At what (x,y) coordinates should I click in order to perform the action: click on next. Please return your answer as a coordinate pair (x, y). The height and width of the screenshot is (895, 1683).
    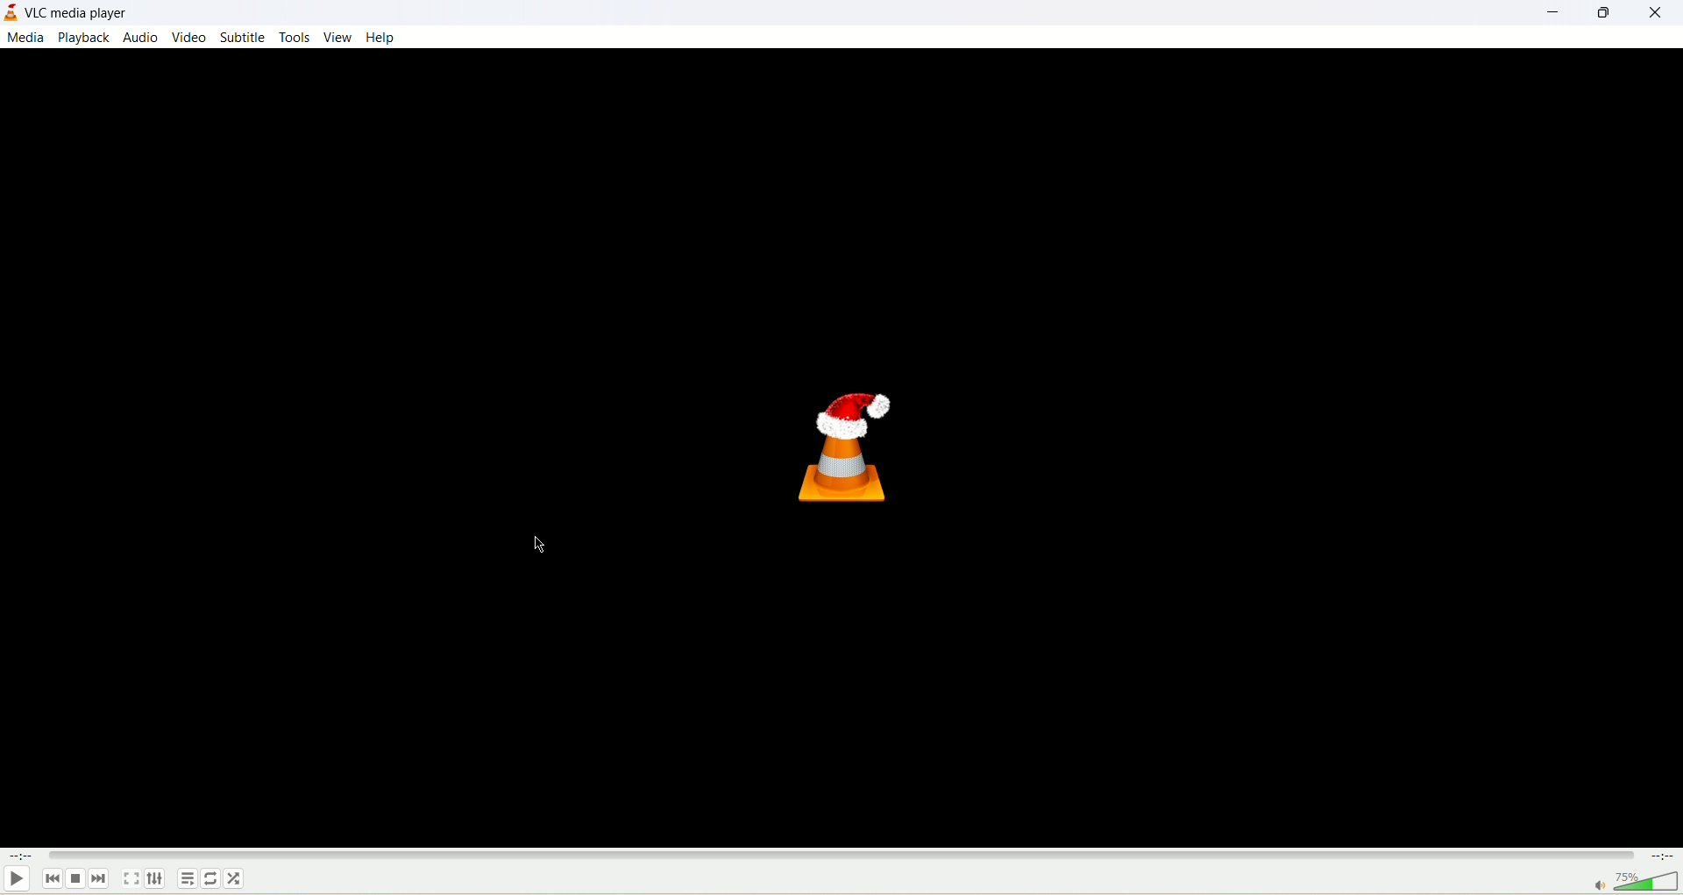
    Looking at the image, I should click on (101, 878).